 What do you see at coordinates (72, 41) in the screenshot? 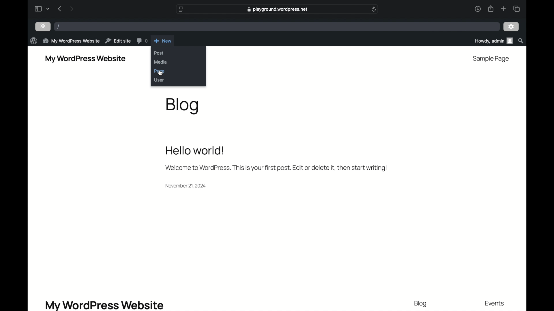
I see `my wordpress website` at bounding box center [72, 41].